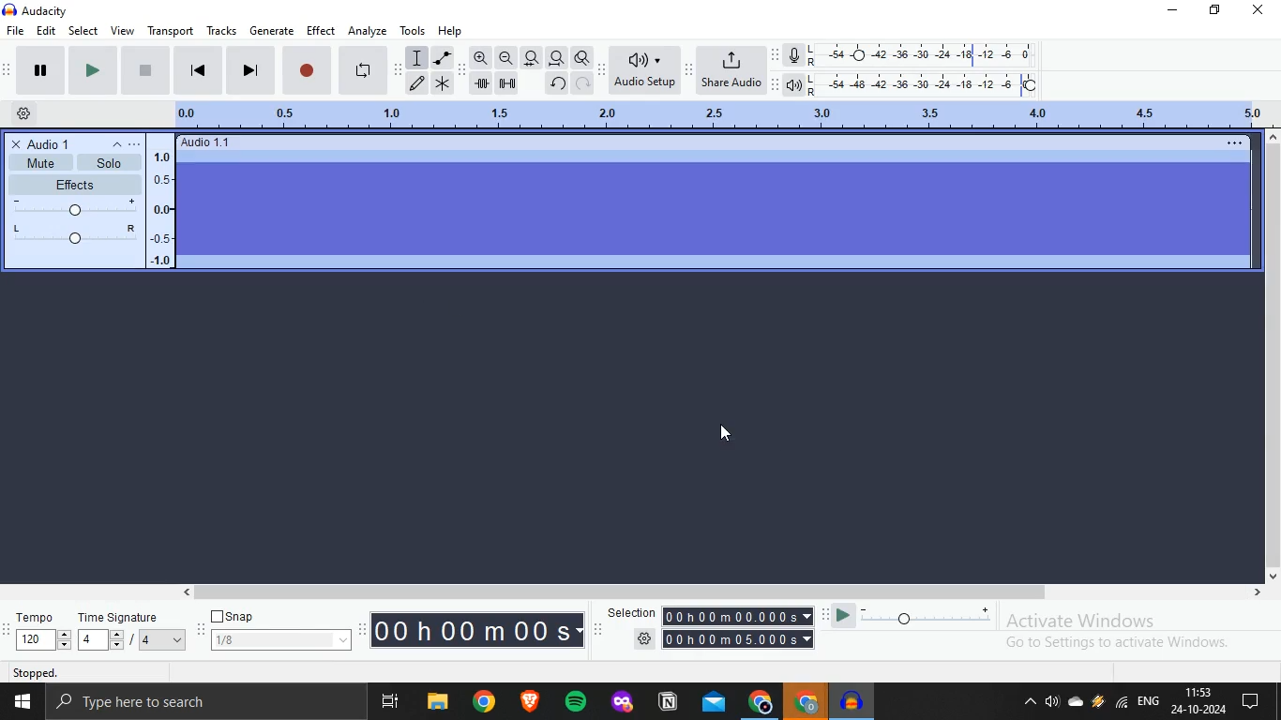 The image size is (1281, 720). I want to click on Snap, so click(235, 616).